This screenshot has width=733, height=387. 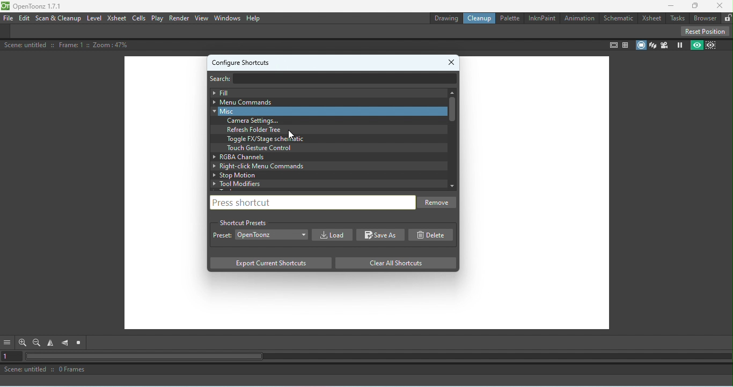 What do you see at coordinates (94, 18) in the screenshot?
I see `Level` at bounding box center [94, 18].